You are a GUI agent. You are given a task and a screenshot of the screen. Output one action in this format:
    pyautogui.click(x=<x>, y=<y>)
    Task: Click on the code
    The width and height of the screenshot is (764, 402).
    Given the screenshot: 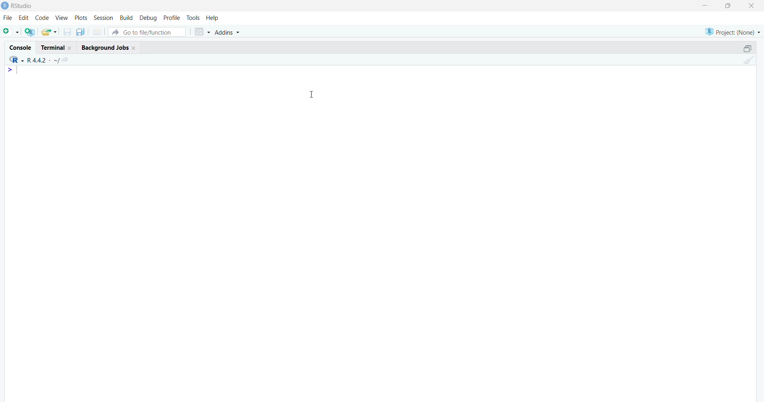 What is the action you would take?
    pyautogui.click(x=42, y=18)
    